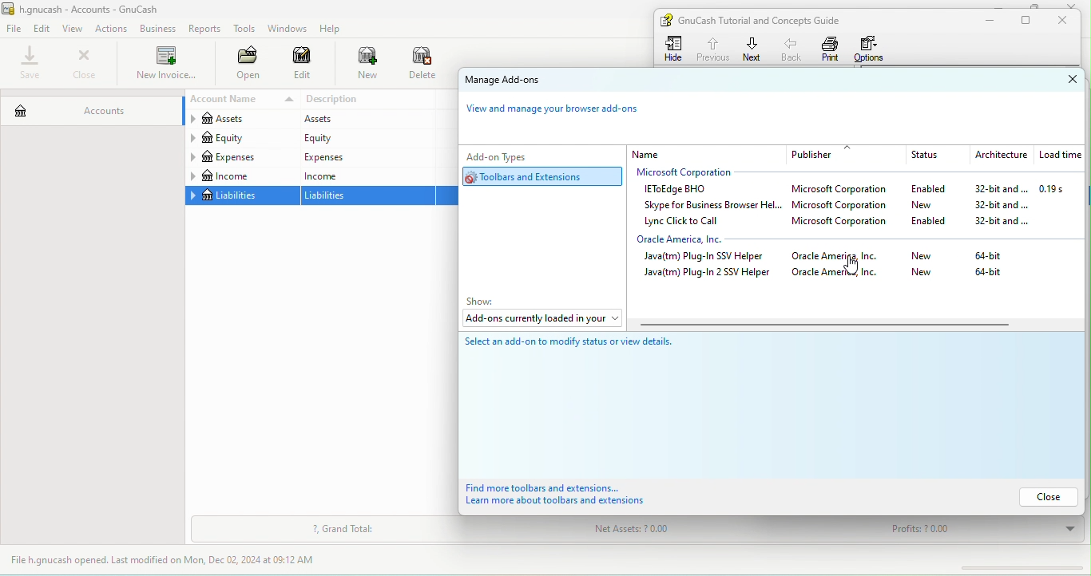  What do you see at coordinates (574, 495) in the screenshot?
I see `find more toolbars and extensions learn more about toolbars and extensions` at bounding box center [574, 495].